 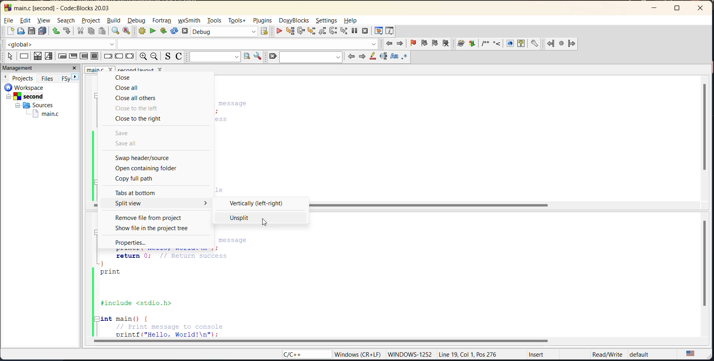 What do you see at coordinates (62, 56) in the screenshot?
I see `entry condition loop` at bounding box center [62, 56].